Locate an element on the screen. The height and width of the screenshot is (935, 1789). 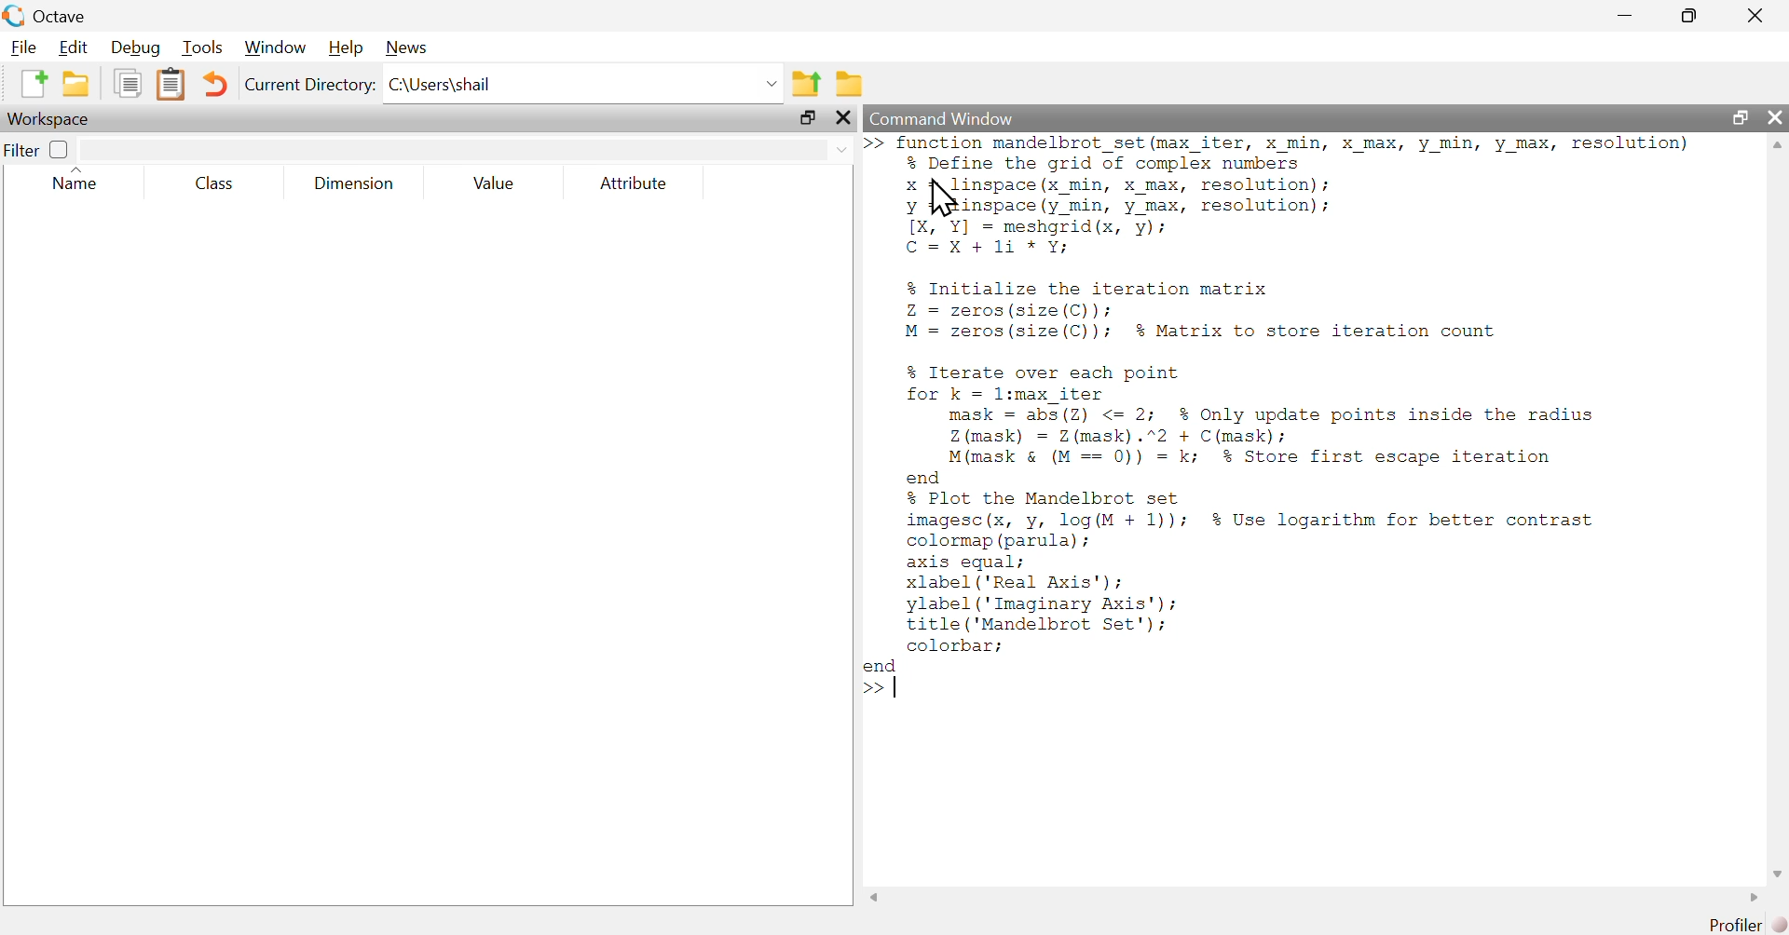
Class is located at coordinates (215, 183).